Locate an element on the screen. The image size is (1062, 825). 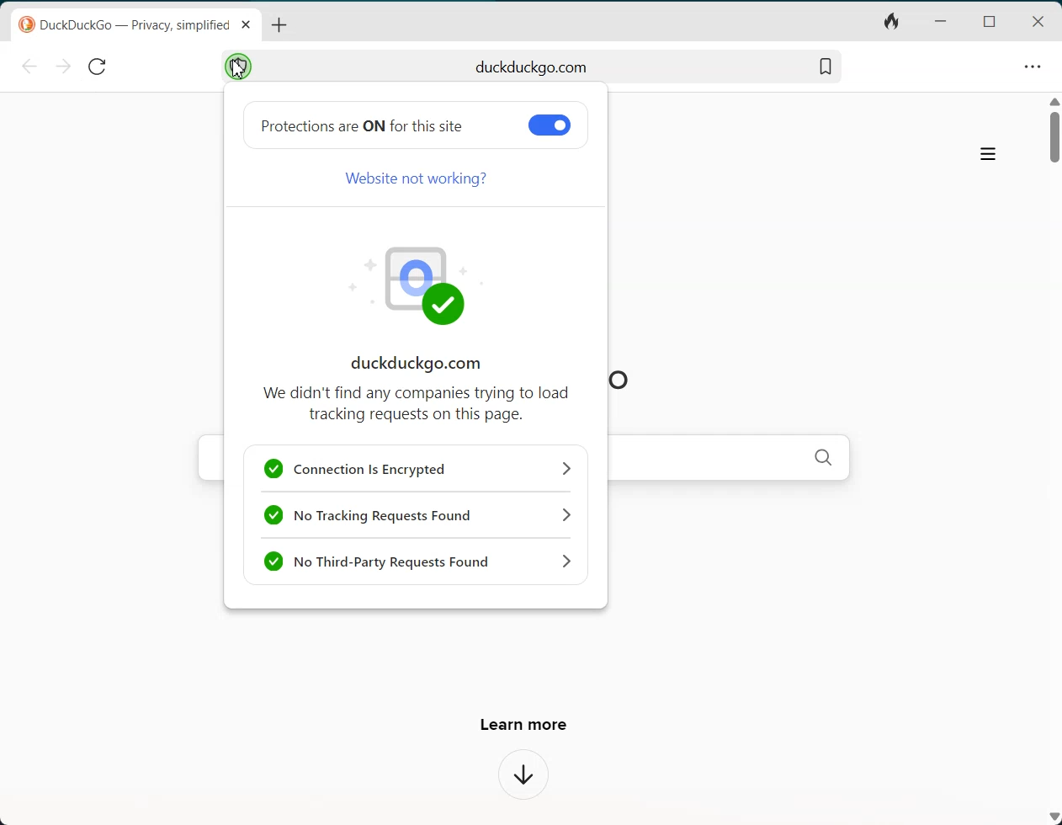
Minimize is located at coordinates (940, 22).